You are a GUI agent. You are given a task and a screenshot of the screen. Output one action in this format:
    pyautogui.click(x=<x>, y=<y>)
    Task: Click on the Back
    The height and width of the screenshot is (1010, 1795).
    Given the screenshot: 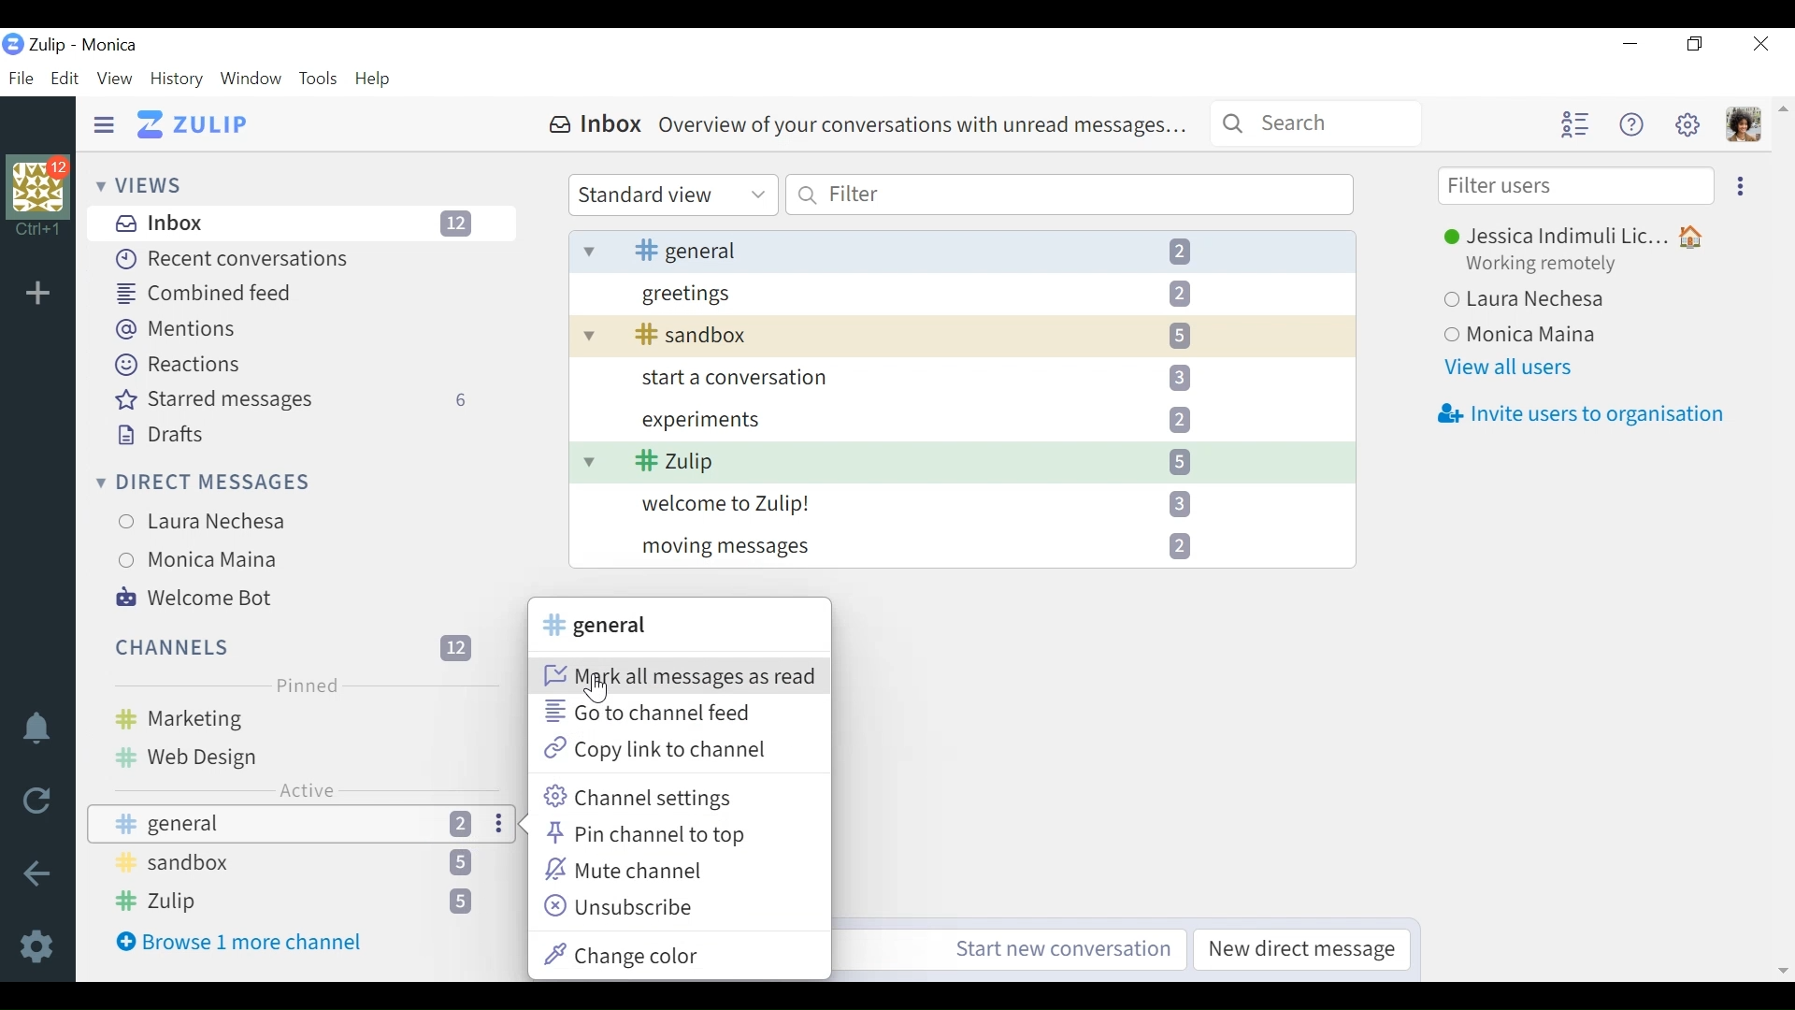 What is the action you would take?
    pyautogui.click(x=36, y=875)
    